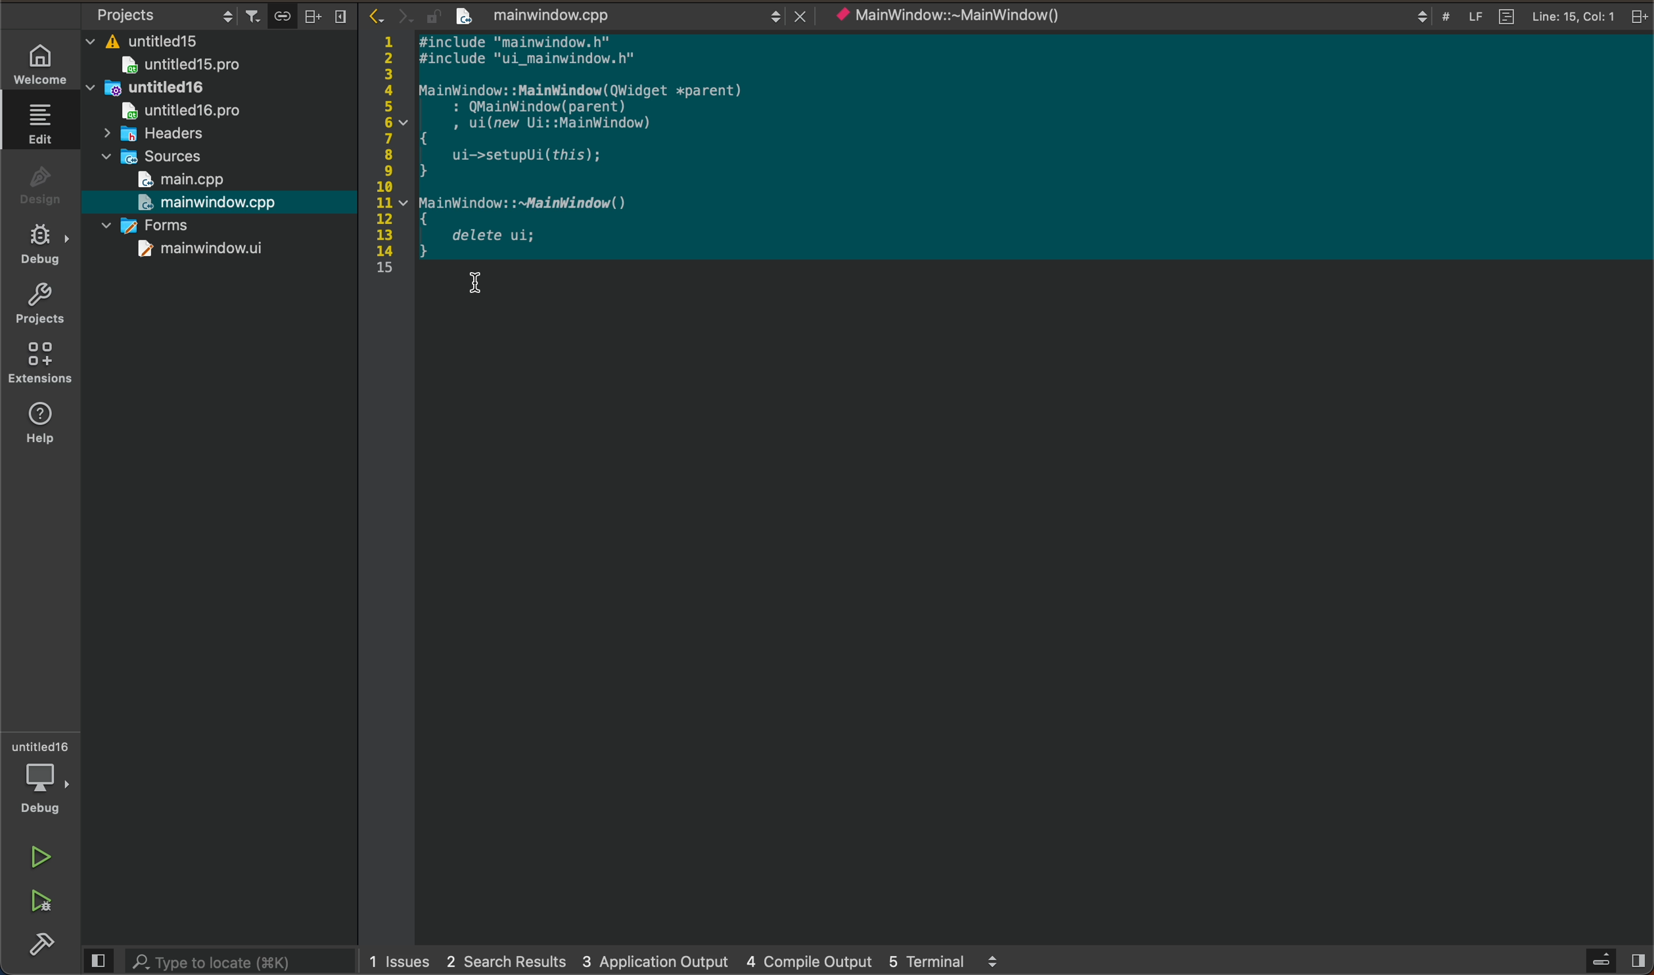 The height and width of the screenshot is (975, 1654). Describe the element at coordinates (169, 113) in the screenshot. I see `untitled16.pro` at that location.